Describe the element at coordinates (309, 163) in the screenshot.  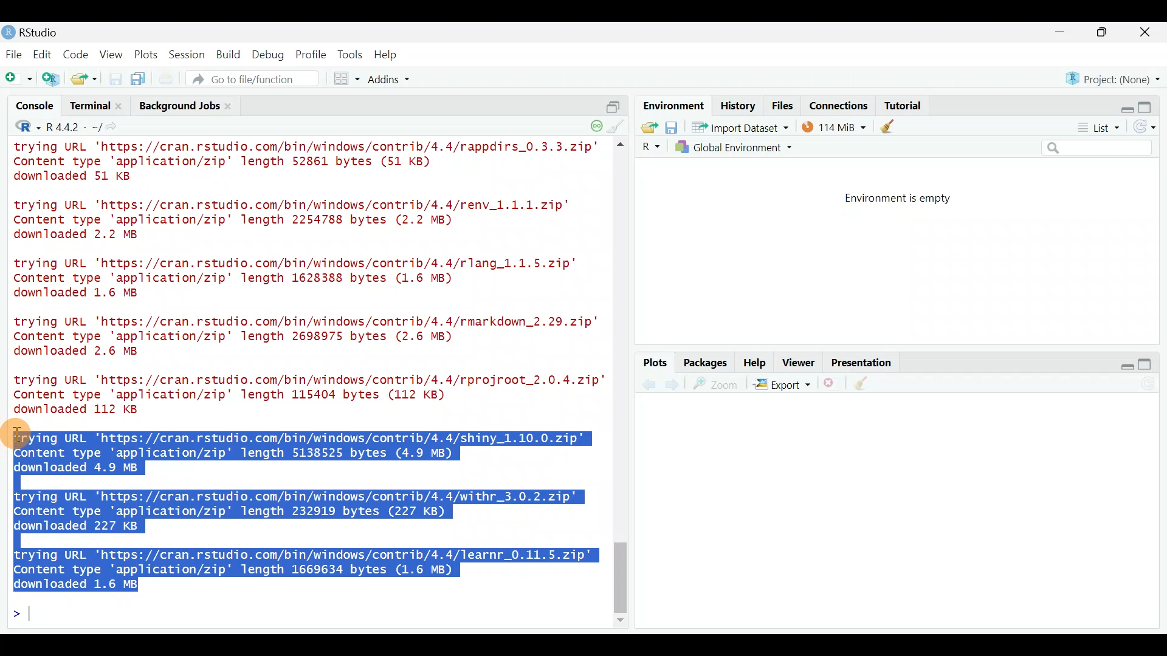
I see `trying URL 'https://cran.rstudio.com/bin/windows/contrib/4.4/rappdirs_0.3.3.zip"’
Content type 'application/zip' length 52861 bytes (51 KB)
downloaded 51 KB` at that location.